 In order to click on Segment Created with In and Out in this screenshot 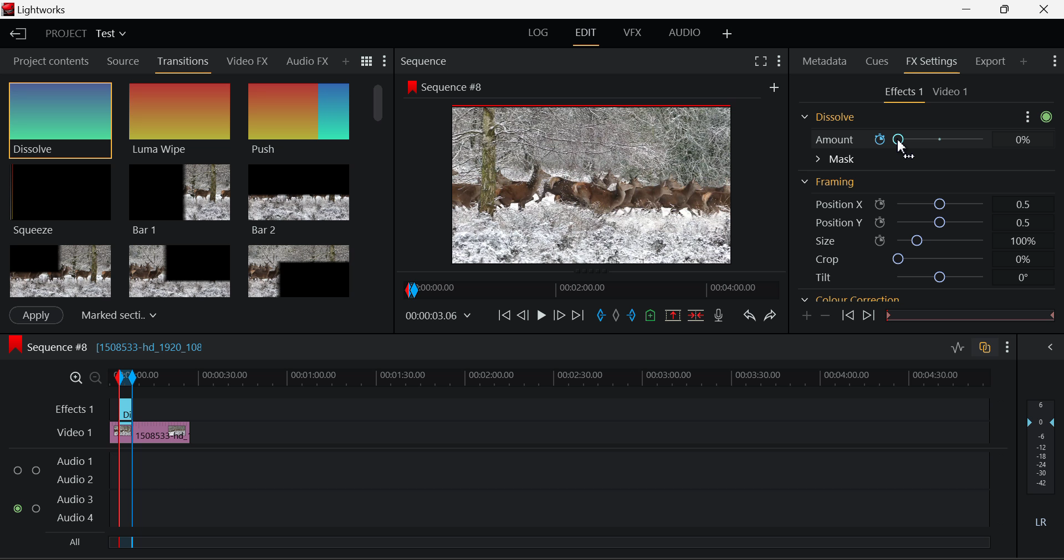, I will do `click(123, 494)`.